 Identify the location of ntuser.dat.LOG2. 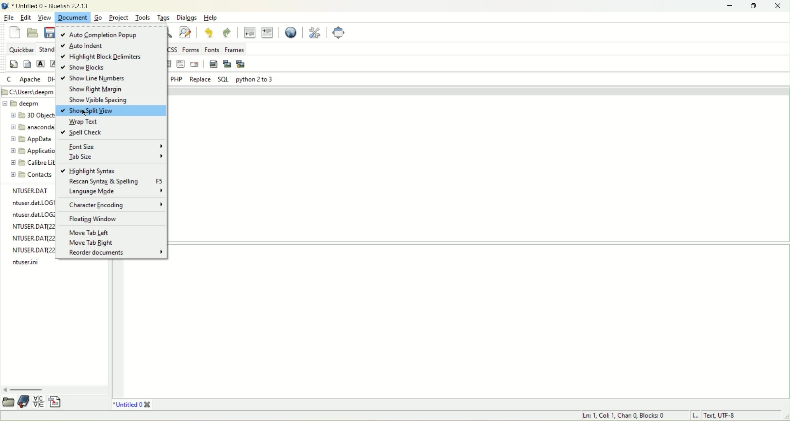
(32, 214).